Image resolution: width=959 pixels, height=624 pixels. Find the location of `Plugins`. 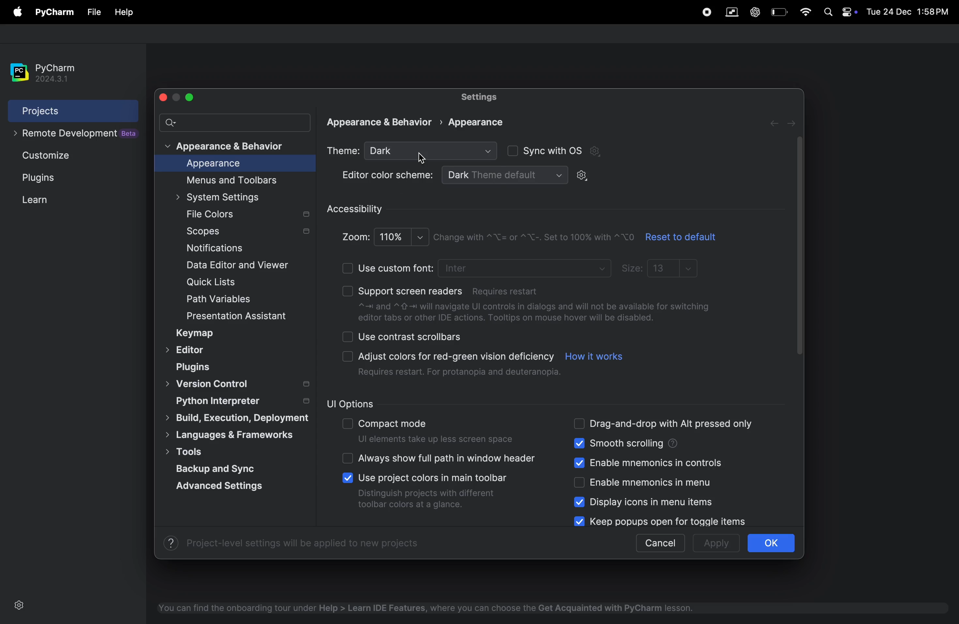

Plugins is located at coordinates (42, 180).